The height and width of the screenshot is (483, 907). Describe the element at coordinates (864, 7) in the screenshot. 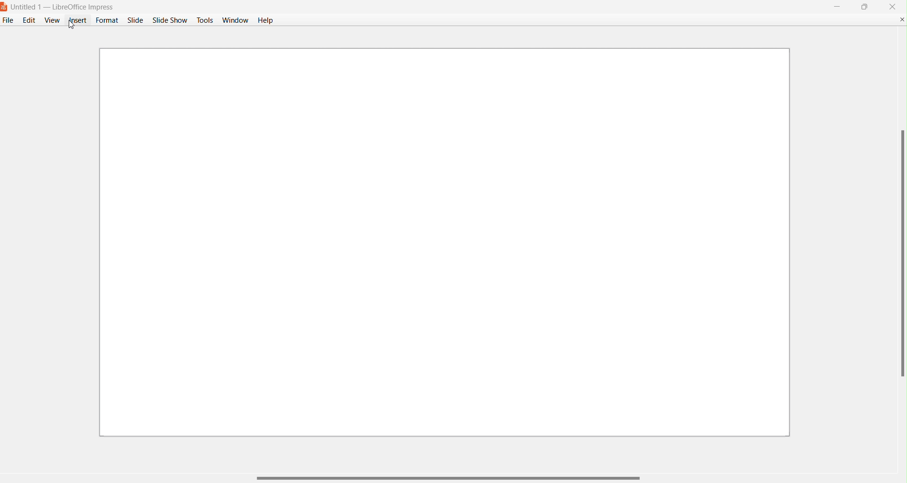

I see `maximize` at that location.